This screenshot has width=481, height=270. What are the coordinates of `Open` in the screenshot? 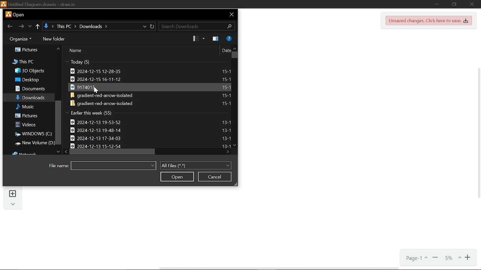 It's located at (177, 177).